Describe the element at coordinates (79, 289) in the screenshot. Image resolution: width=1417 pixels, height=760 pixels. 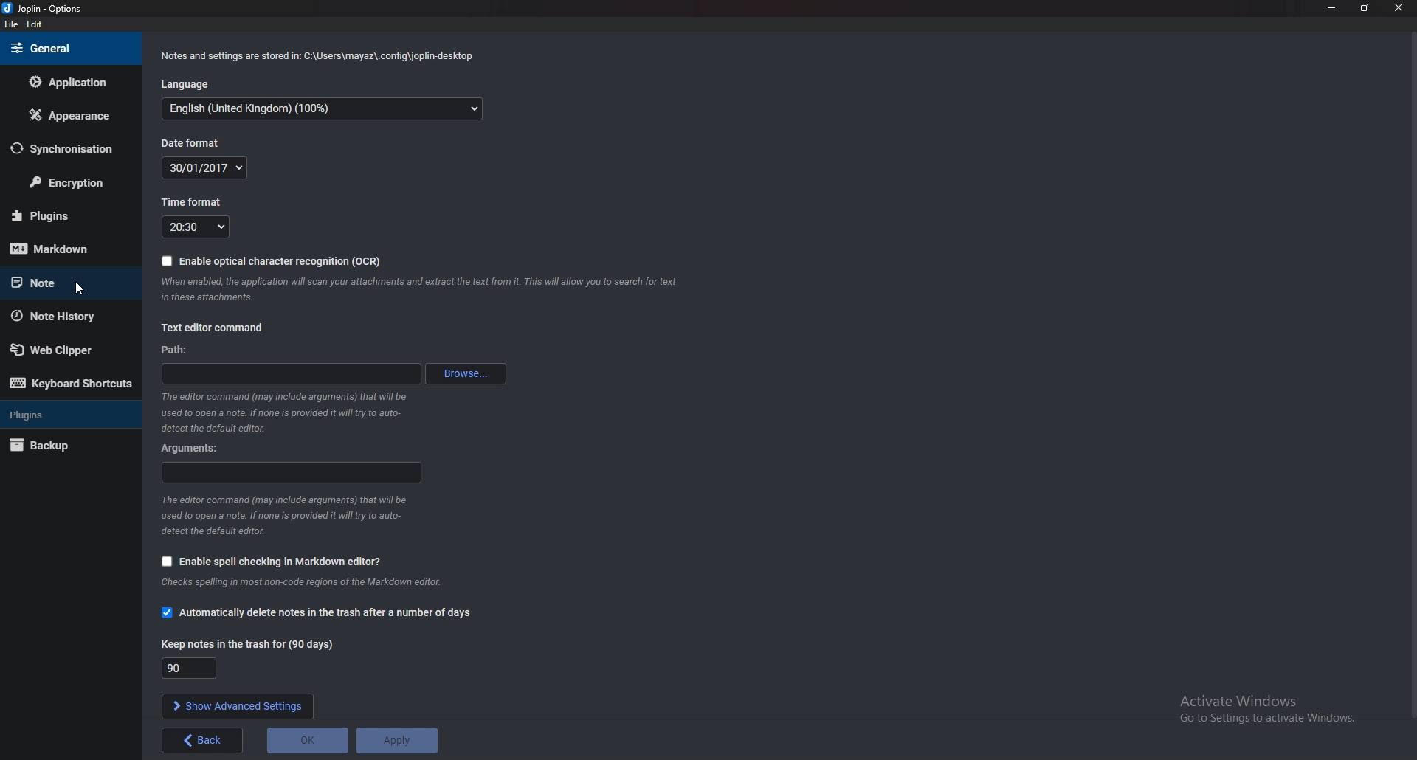
I see `Cursor` at that location.